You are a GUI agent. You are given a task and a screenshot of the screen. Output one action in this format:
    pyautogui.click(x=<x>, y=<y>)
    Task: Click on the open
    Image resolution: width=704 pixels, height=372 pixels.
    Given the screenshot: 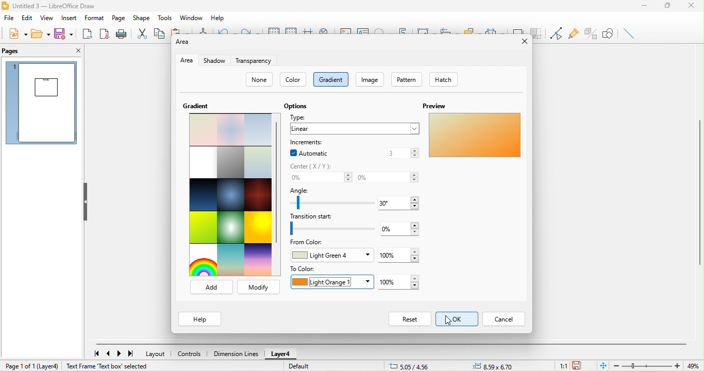 What is the action you would take?
    pyautogui.click(x=42, y=33)
    